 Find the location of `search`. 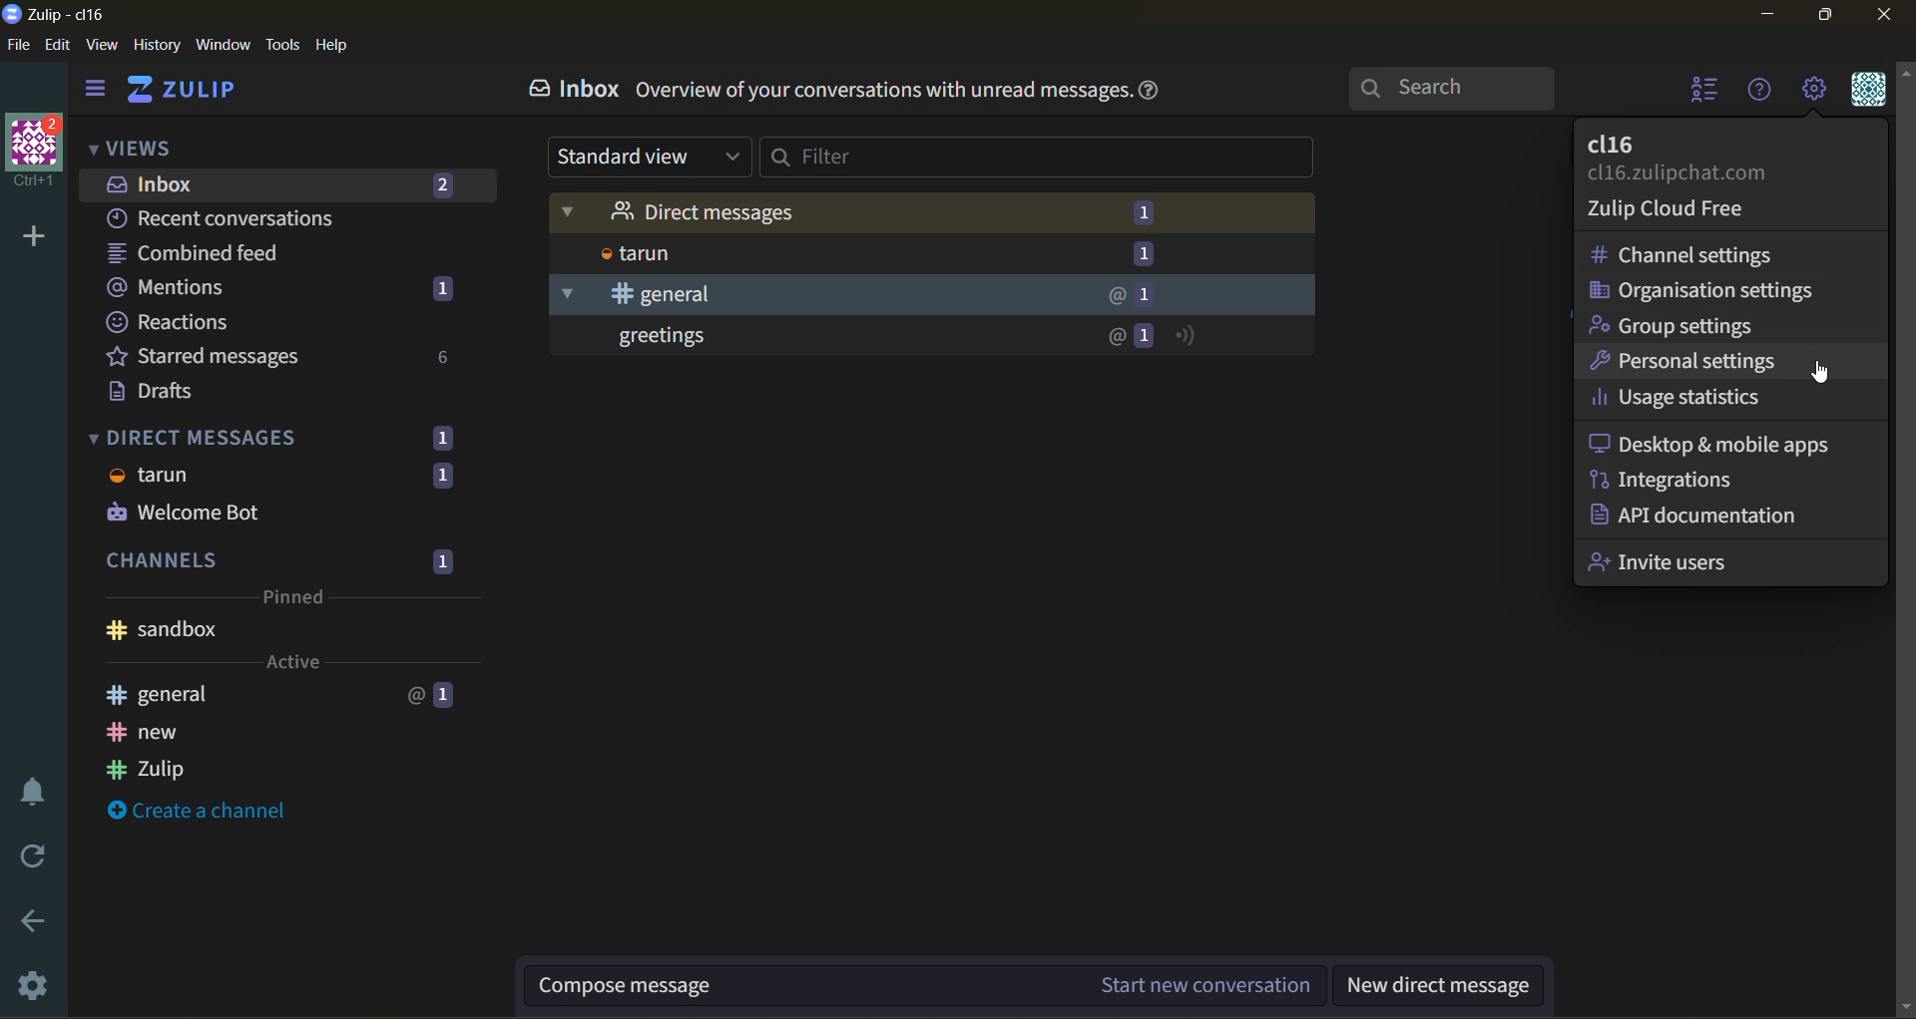

search is located at coordinates (1449, 89).